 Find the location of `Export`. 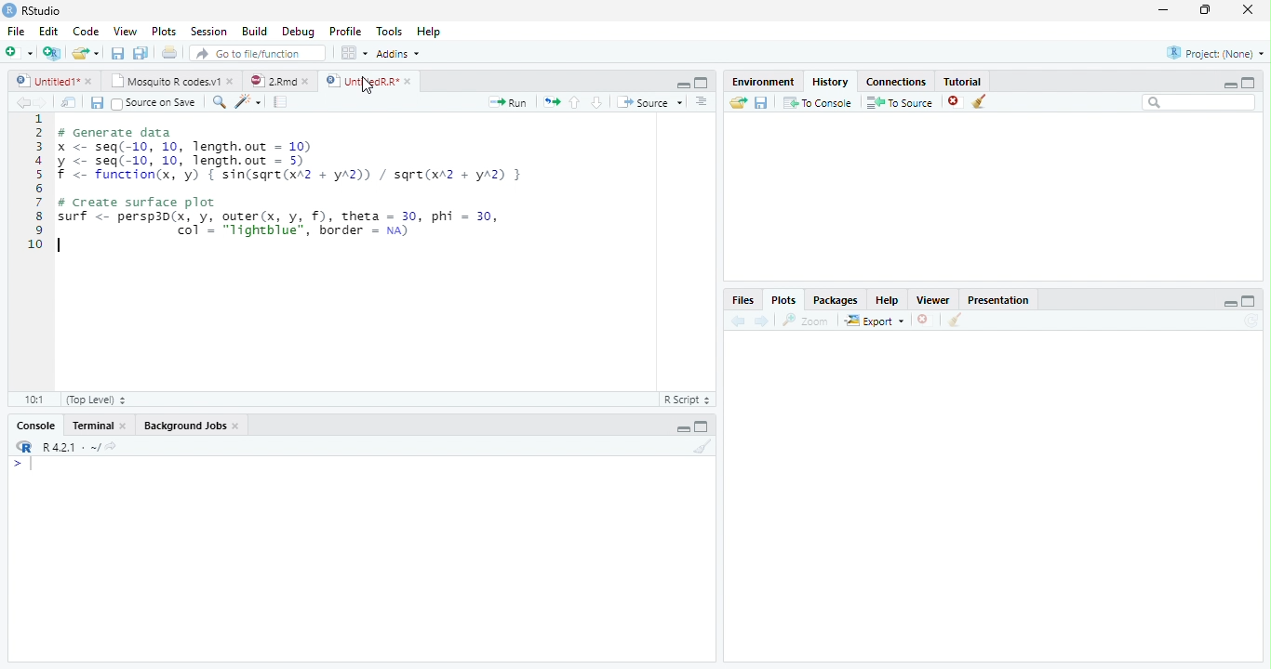

Export is located at coordinates (875, 321).